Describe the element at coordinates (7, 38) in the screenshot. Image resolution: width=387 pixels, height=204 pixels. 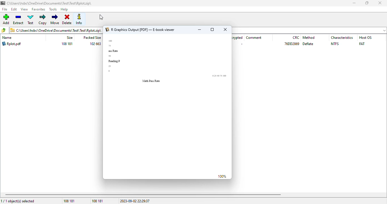
I see `name` at that location.